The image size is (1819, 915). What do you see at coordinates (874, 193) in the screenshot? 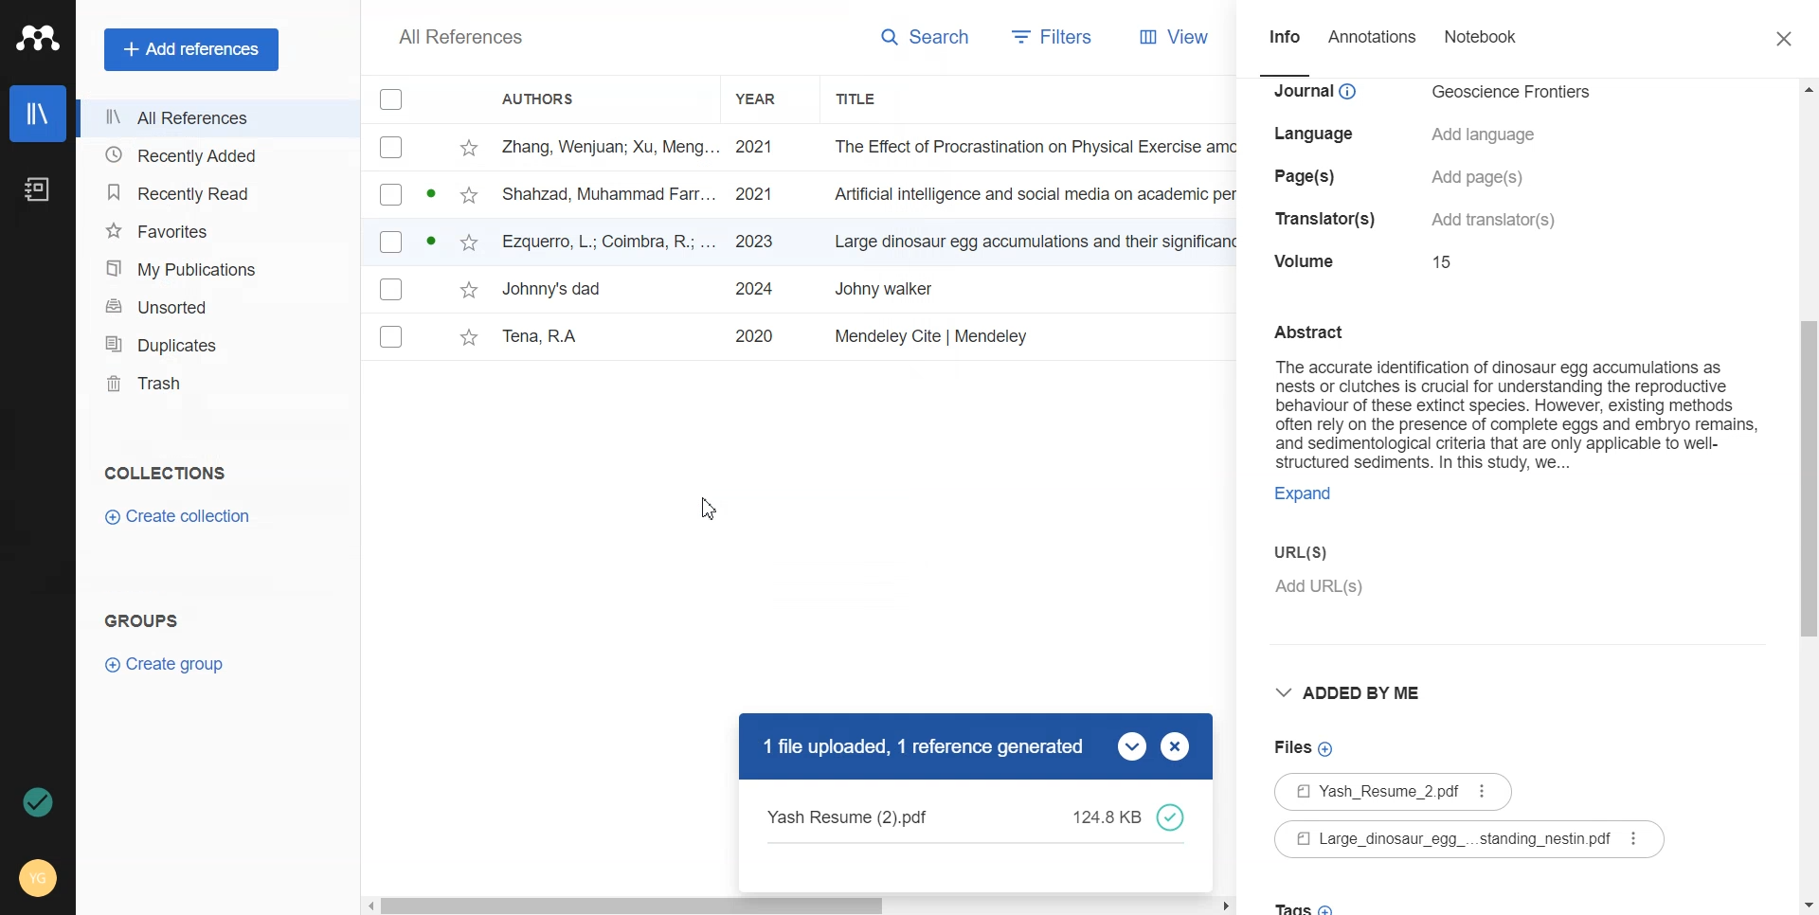
I see `File` at bounding box center [874, 193].